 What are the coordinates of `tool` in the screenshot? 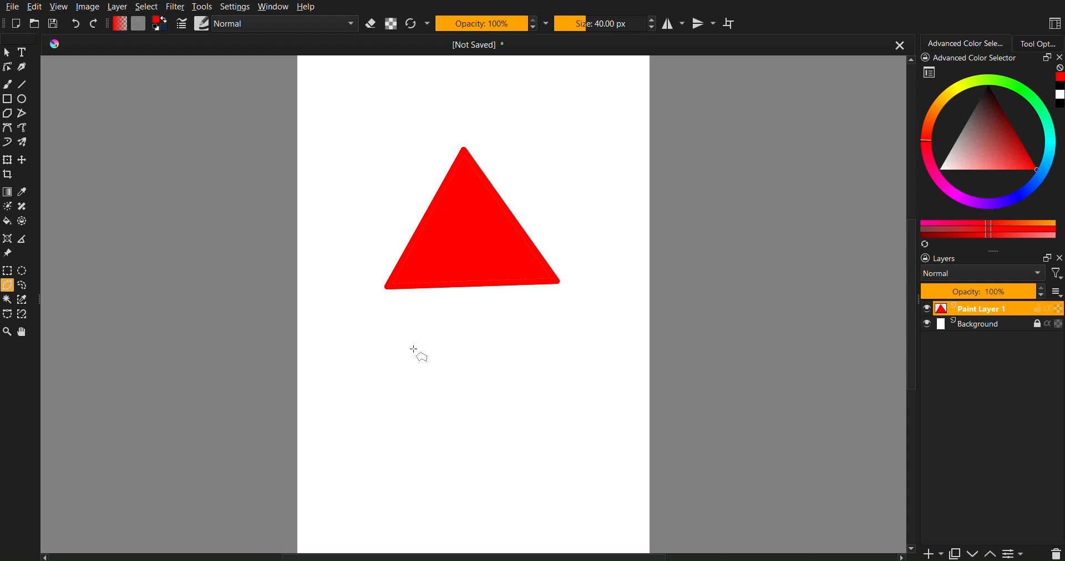 It's located at (24, 207).